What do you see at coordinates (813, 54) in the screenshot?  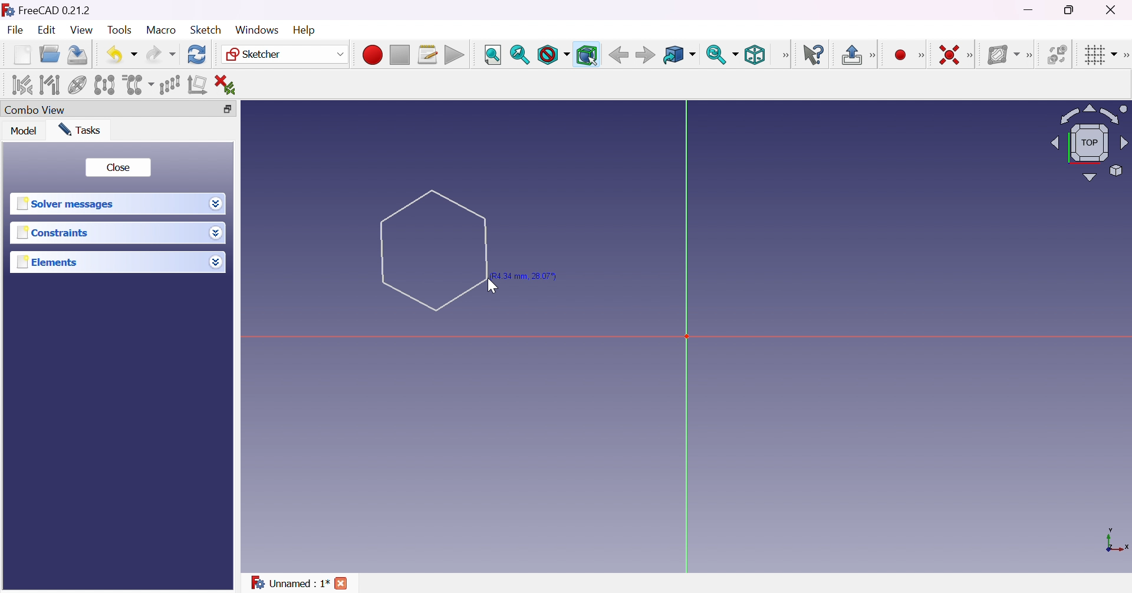 I see `What's this?` at bounding box center [813, 54].